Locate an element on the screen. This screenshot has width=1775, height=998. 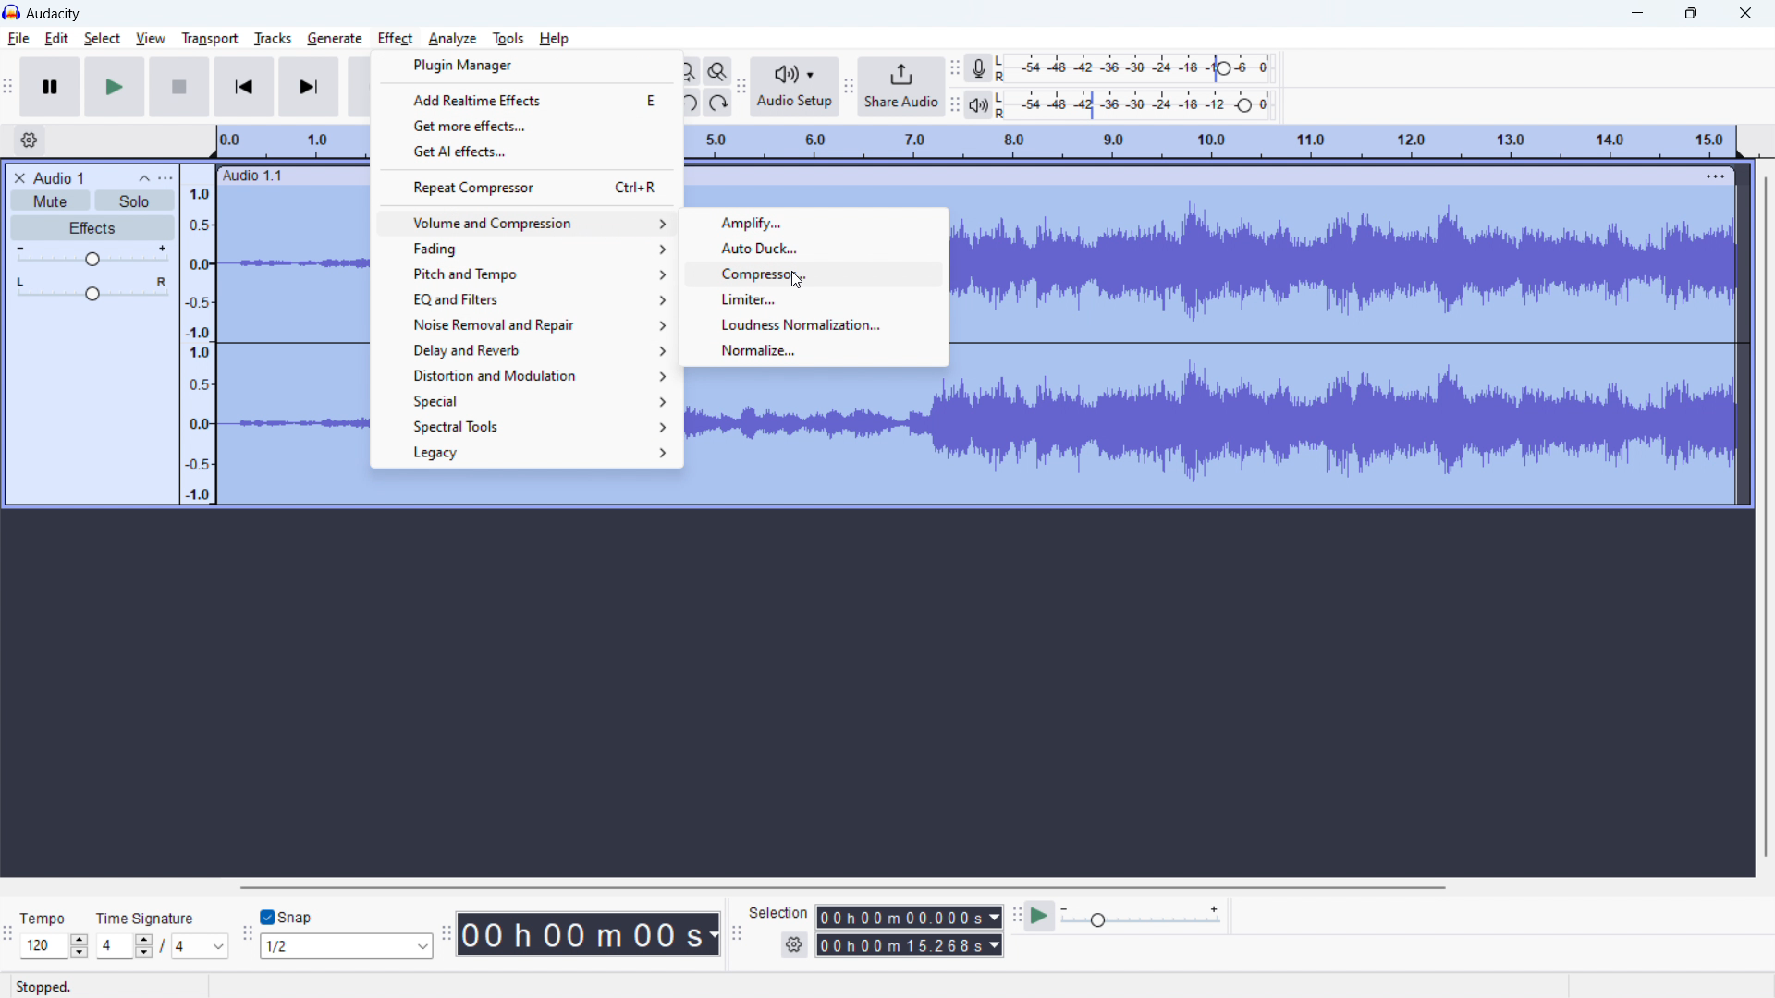
redo is located at coordinates (717, 103).